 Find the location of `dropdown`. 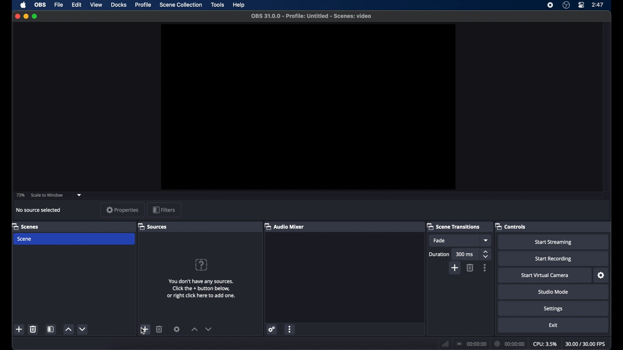

dropdown is located at coordinates (79, 195).